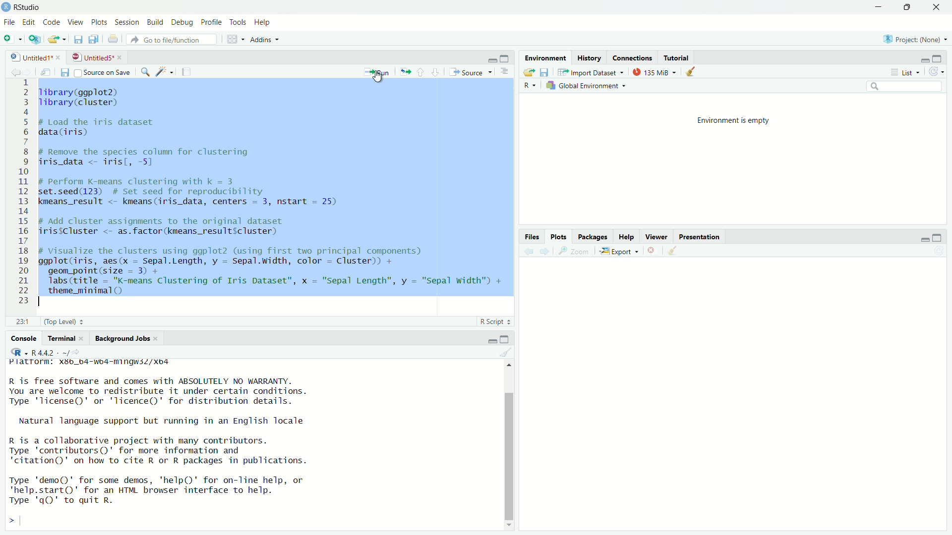  Describe the element at coordinates (127, 21) in the screenshot. I see `session` at that location.